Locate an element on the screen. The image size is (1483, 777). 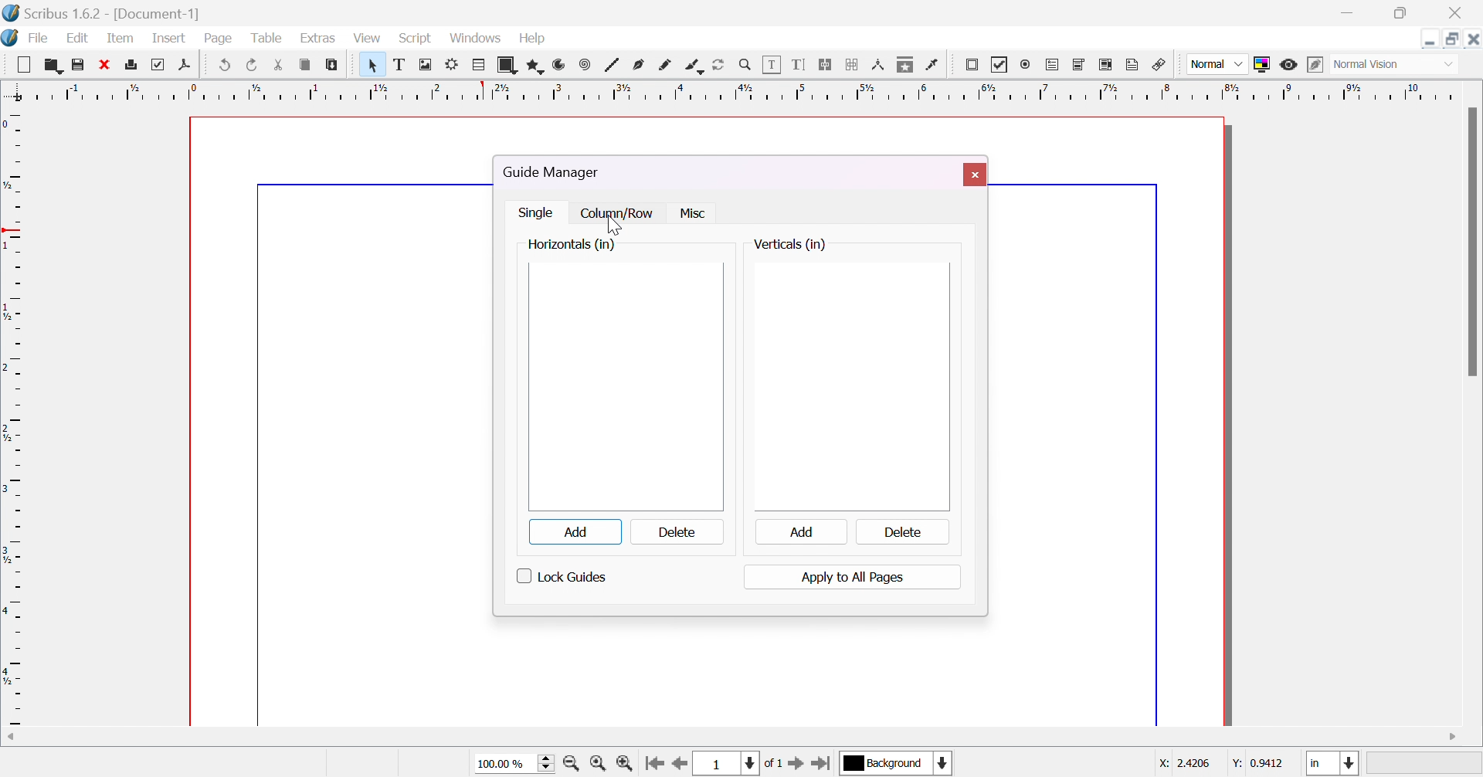
restore down is located at coordinates (1401, 14).